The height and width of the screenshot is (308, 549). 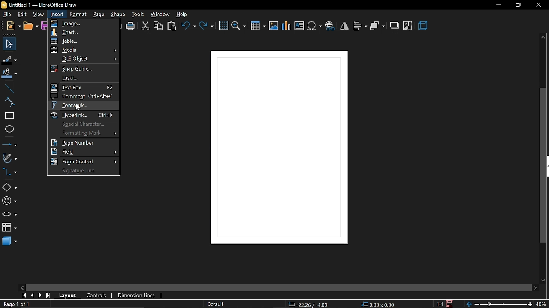 I want to click on fill line, so click(x=10, y=59).